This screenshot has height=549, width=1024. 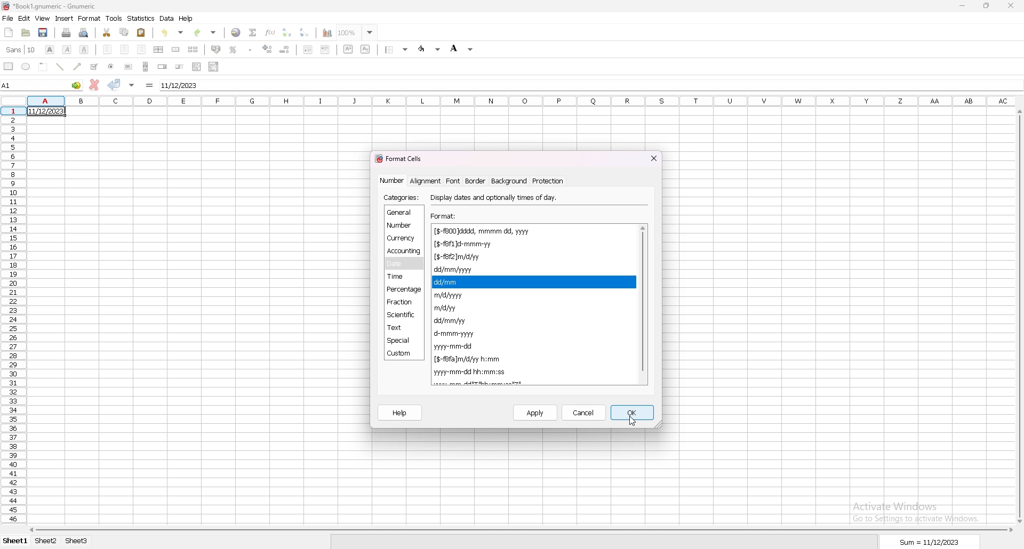 I want to click on tools, so click(x=114, y=19).